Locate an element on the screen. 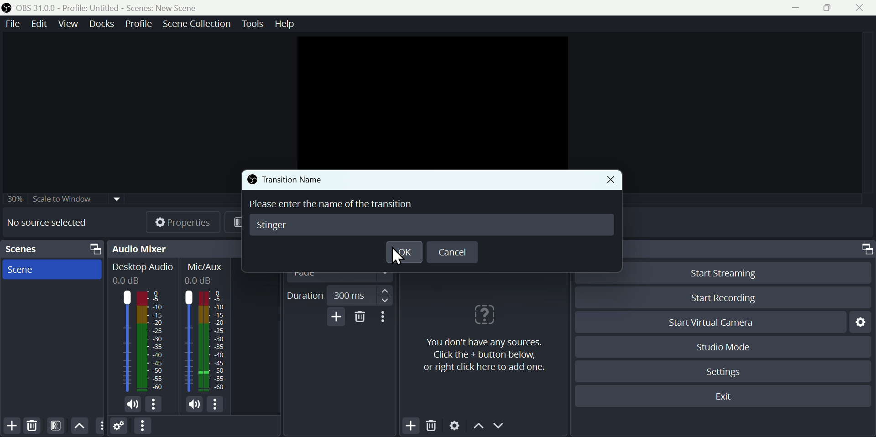 The image size is (876, 437).  is located at coordinates (70, 23).